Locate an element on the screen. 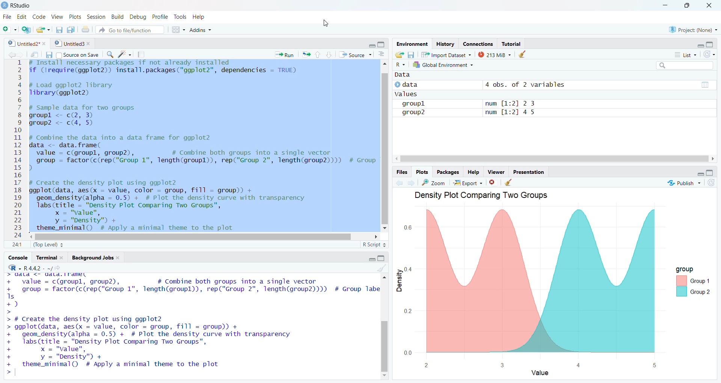  packages is located at coordinates (446, 172).